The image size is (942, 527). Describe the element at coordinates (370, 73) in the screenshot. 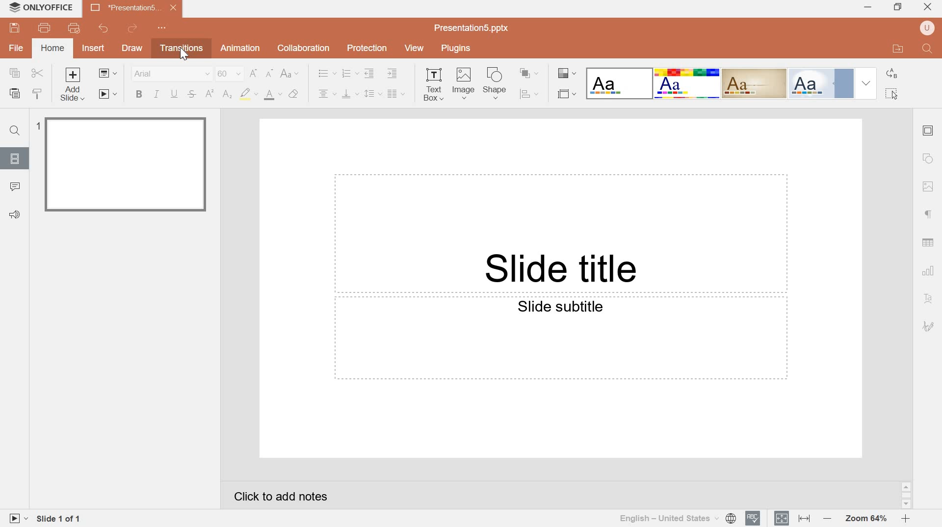

I see `decrease indent` at that location.